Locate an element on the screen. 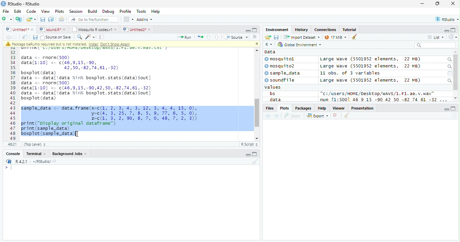 This screenshot has width=460, height=242. Calendar is located at coordinates (450, 73).